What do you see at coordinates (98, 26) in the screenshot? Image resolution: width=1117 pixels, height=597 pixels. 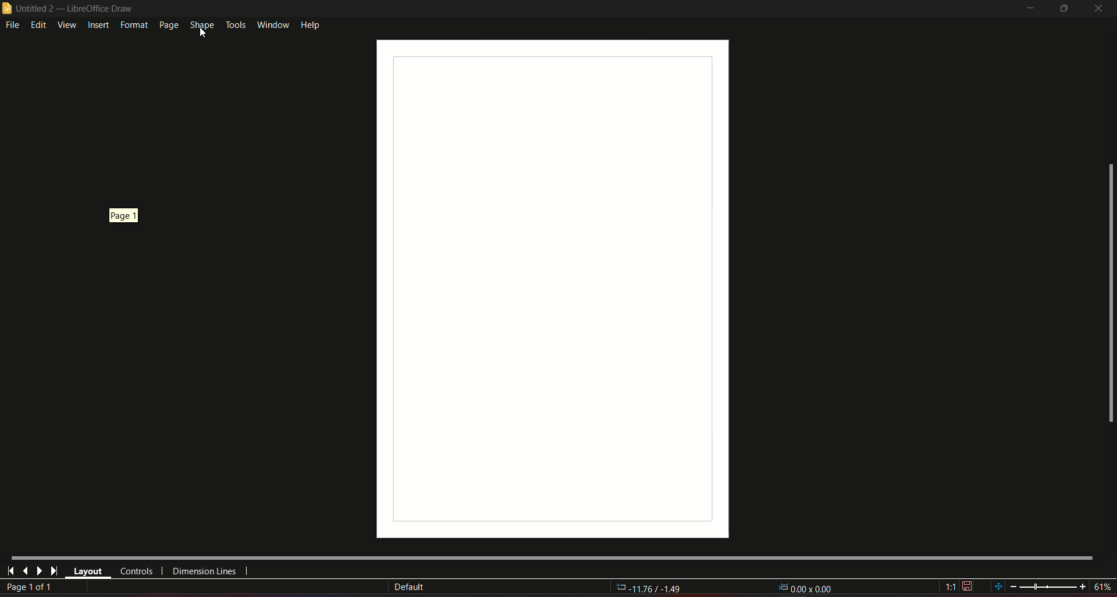 I see `insert` at bounding box center [98, 26].